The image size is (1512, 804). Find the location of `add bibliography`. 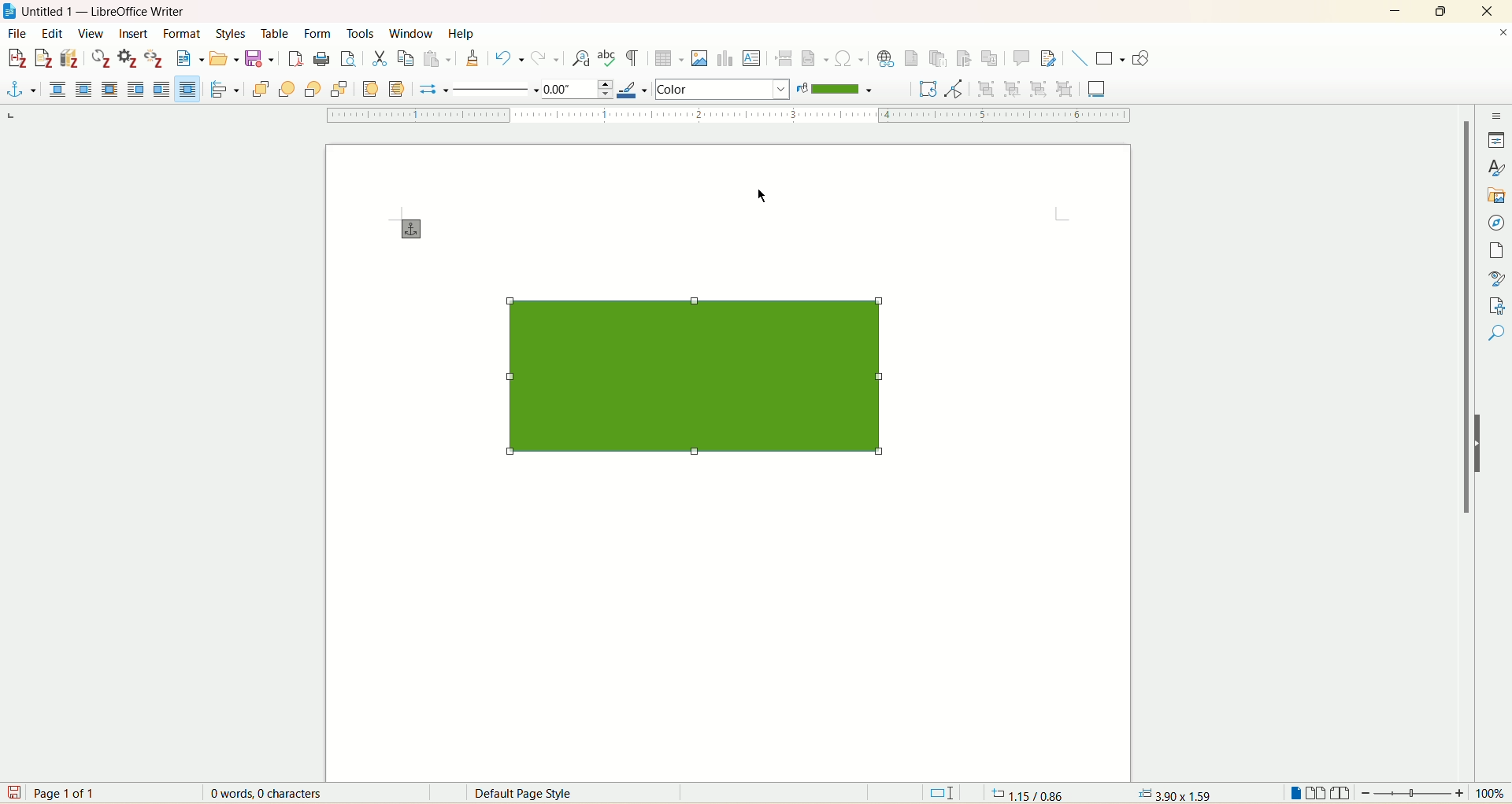

add bibliography is located at coordinates (70, 59).